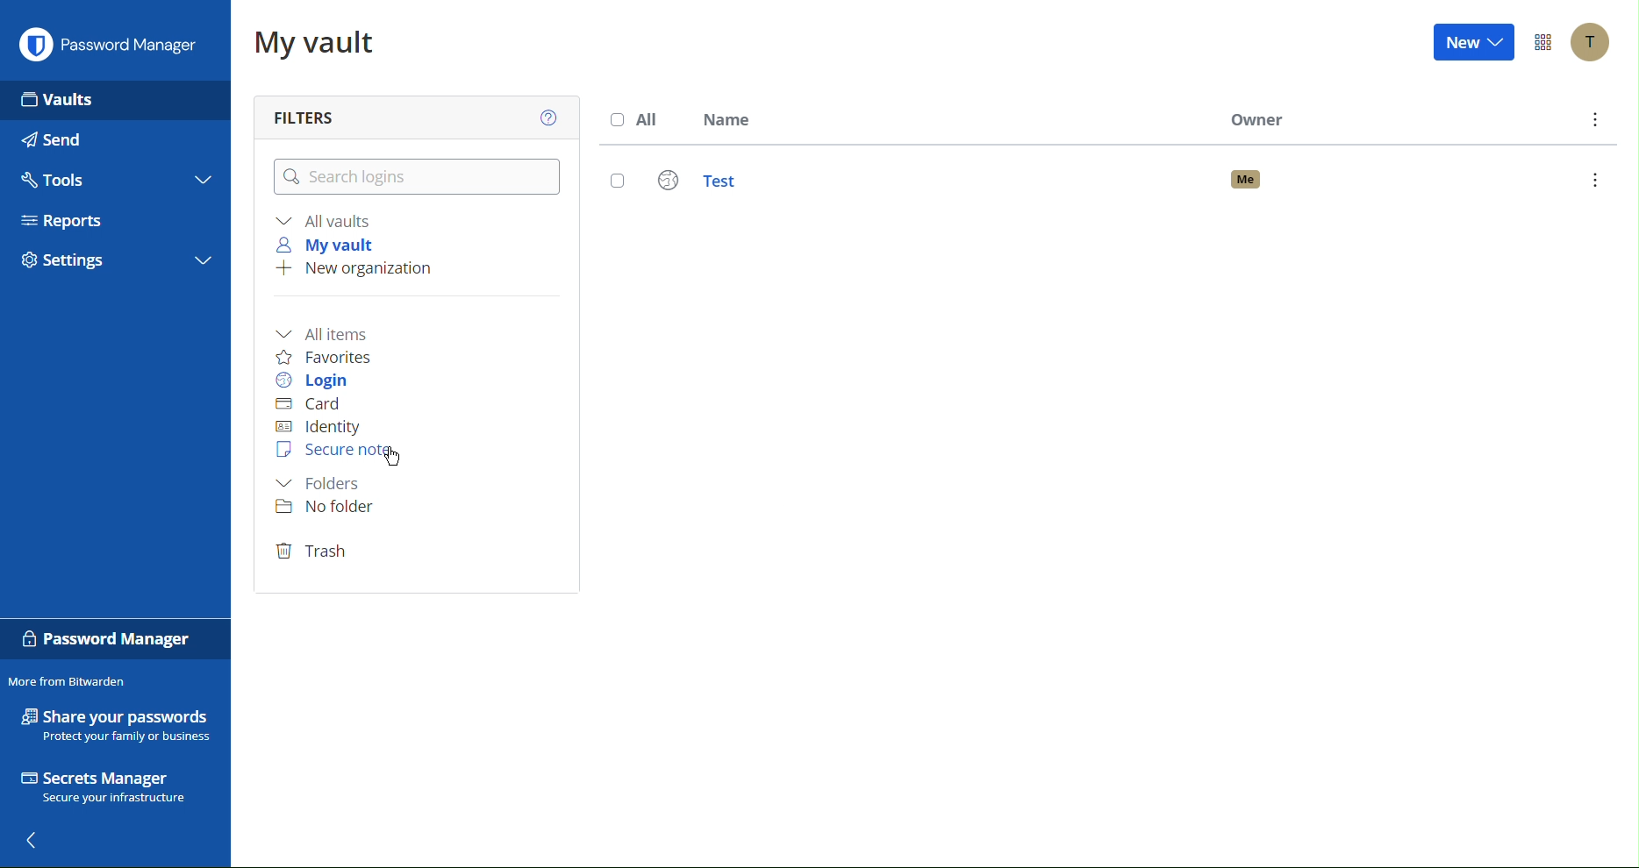 This screenshot has height=868, width=1639. I want to click on New organization, so click(362, 269).